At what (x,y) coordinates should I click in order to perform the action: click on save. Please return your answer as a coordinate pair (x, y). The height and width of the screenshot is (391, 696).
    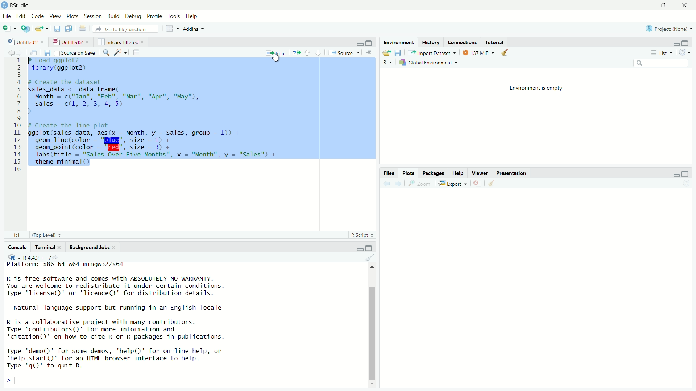
    Looking at the image, I should click on (58, 29).